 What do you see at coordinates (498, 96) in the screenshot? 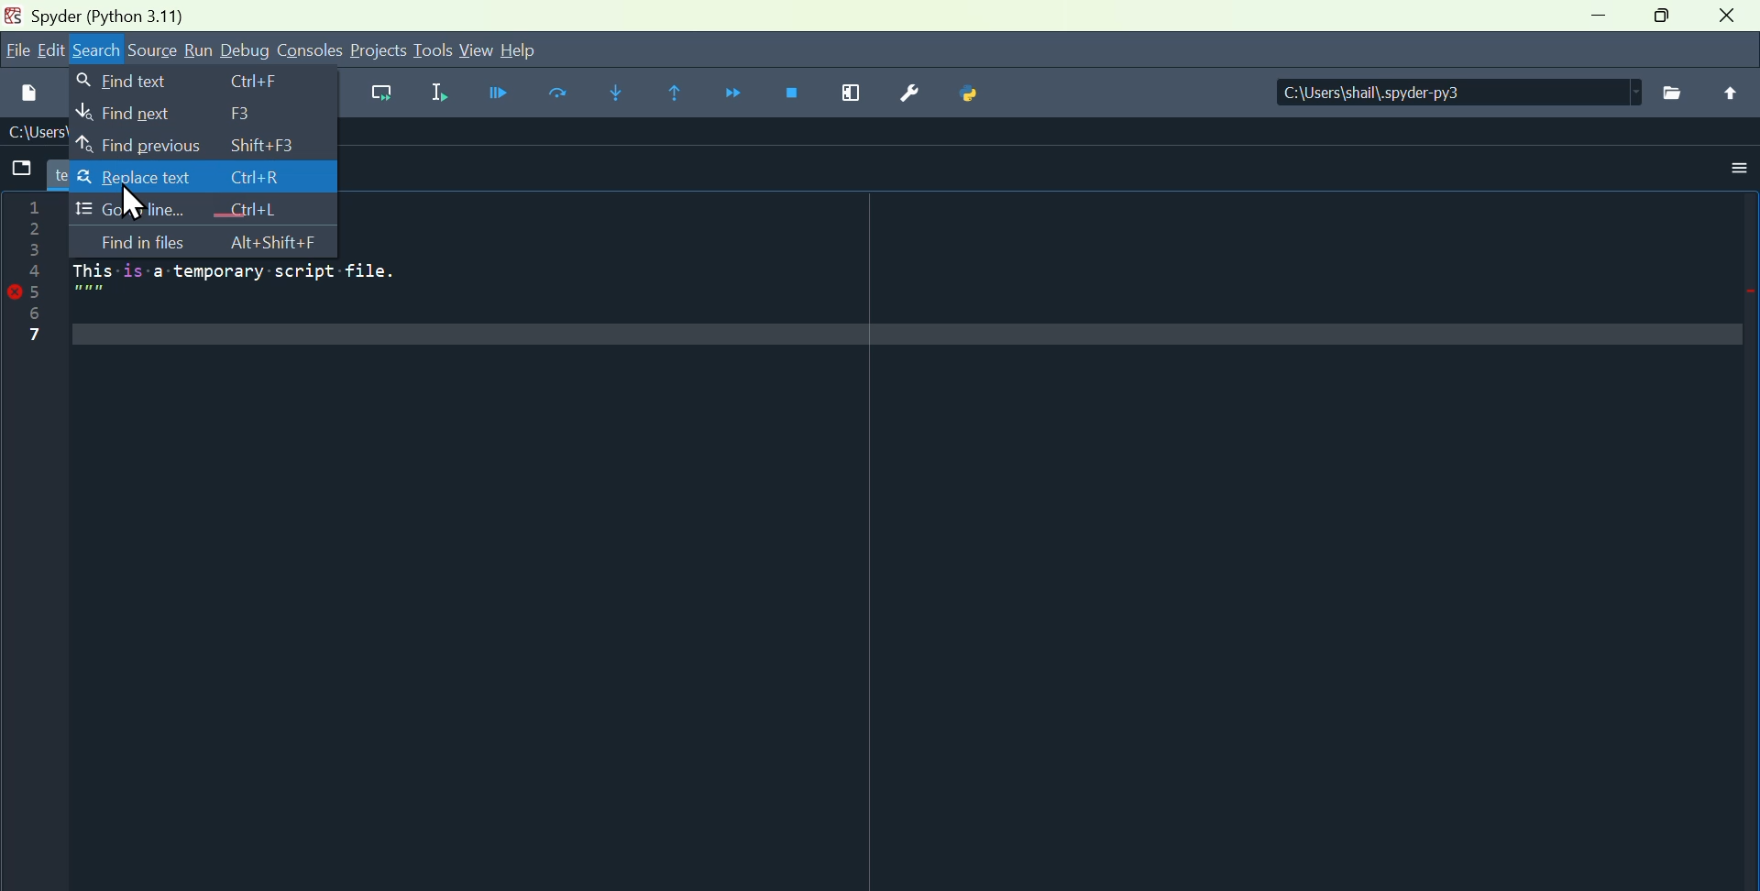
I see `Run file` at bounding box center [498, 96].